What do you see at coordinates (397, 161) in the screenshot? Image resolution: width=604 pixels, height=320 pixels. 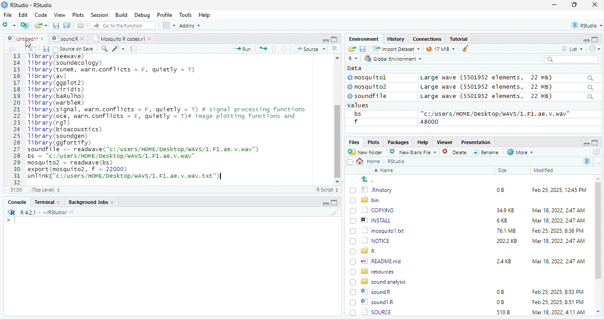 I see `Rstudio` at bounding box center [397, 161].